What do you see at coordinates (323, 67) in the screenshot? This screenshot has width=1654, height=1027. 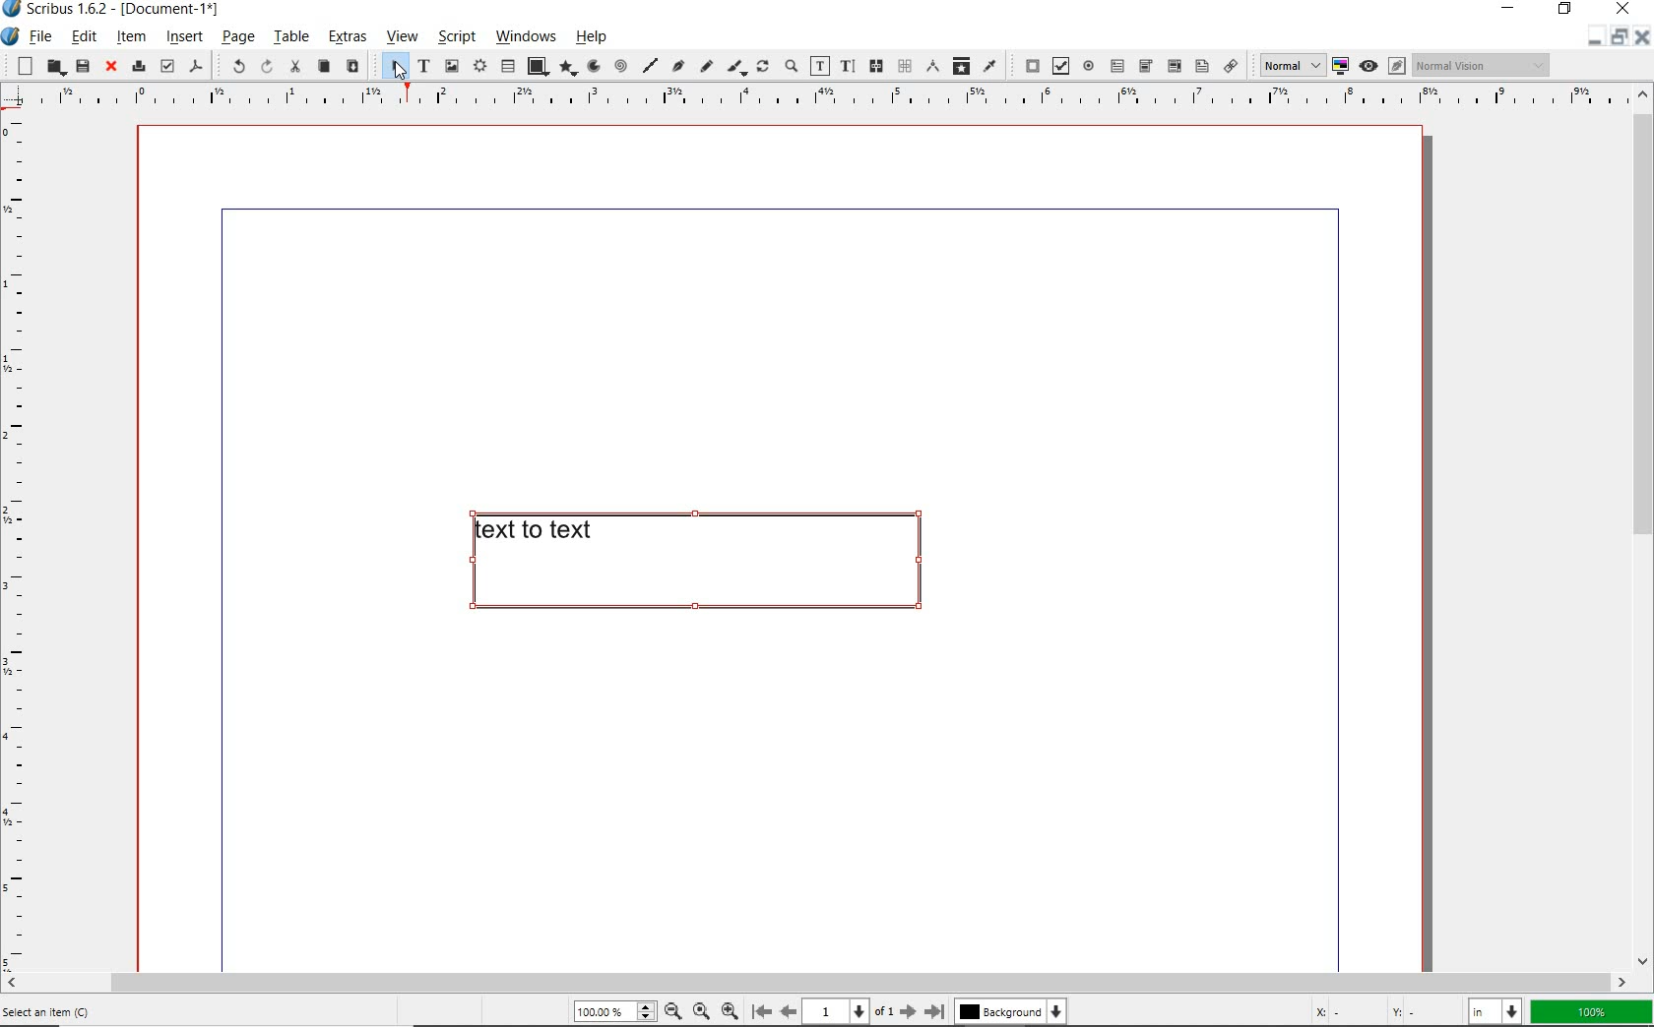 I see `copy` at bounding box center [323, 67].